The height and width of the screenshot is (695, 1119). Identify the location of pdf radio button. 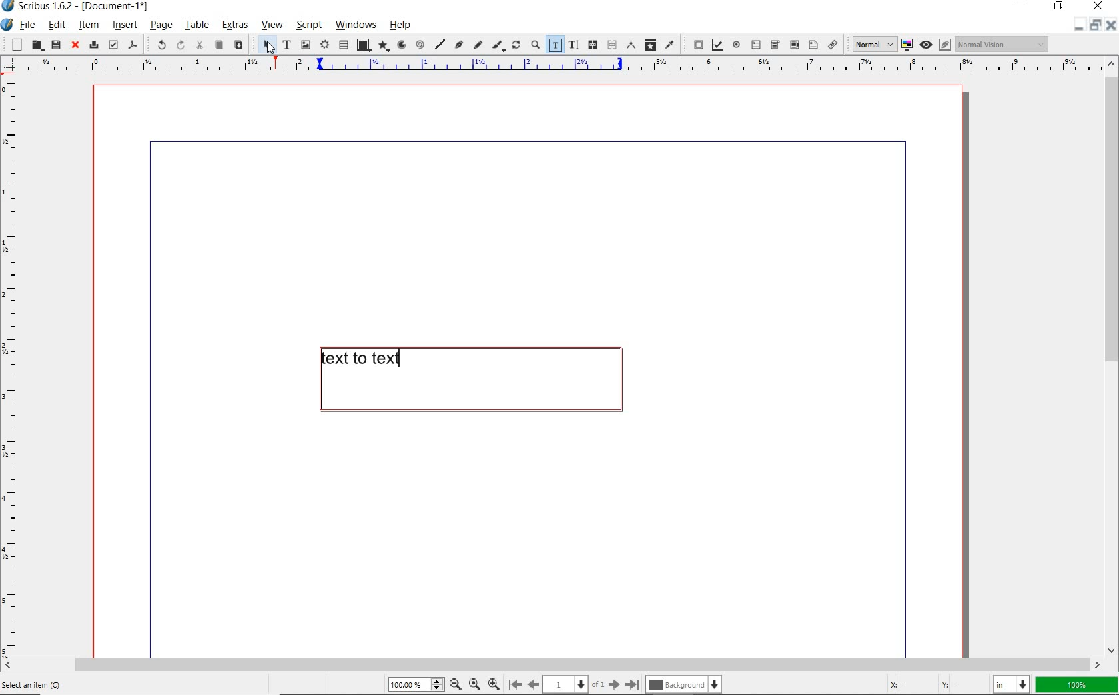
(737, 46).